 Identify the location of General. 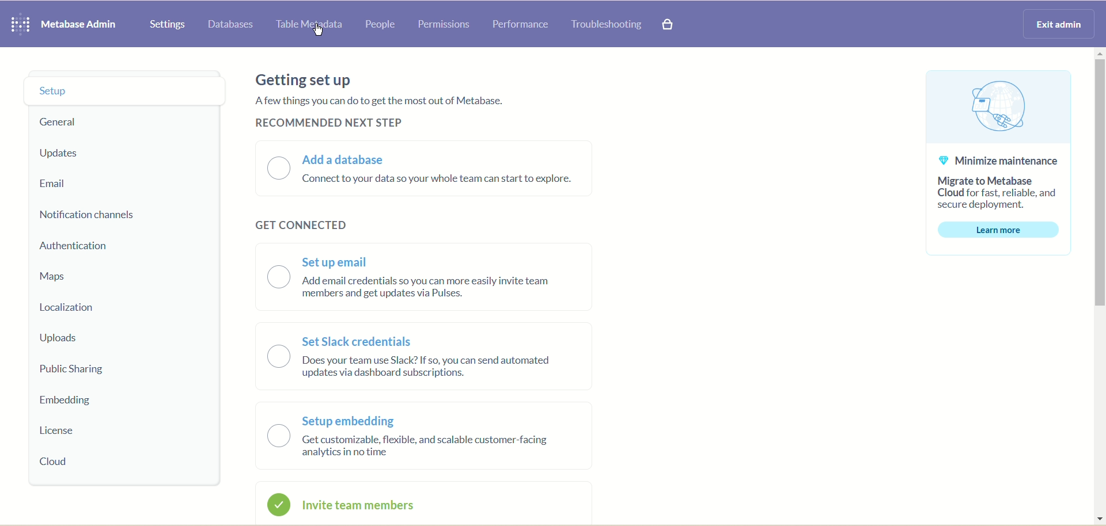
(92, 120).